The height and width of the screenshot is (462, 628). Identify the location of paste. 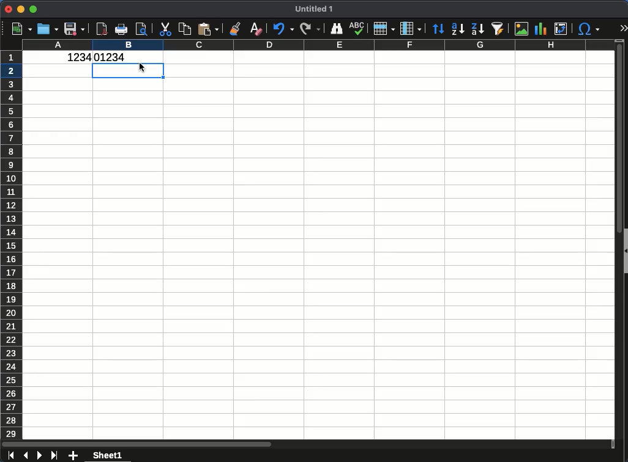
(208, 29).